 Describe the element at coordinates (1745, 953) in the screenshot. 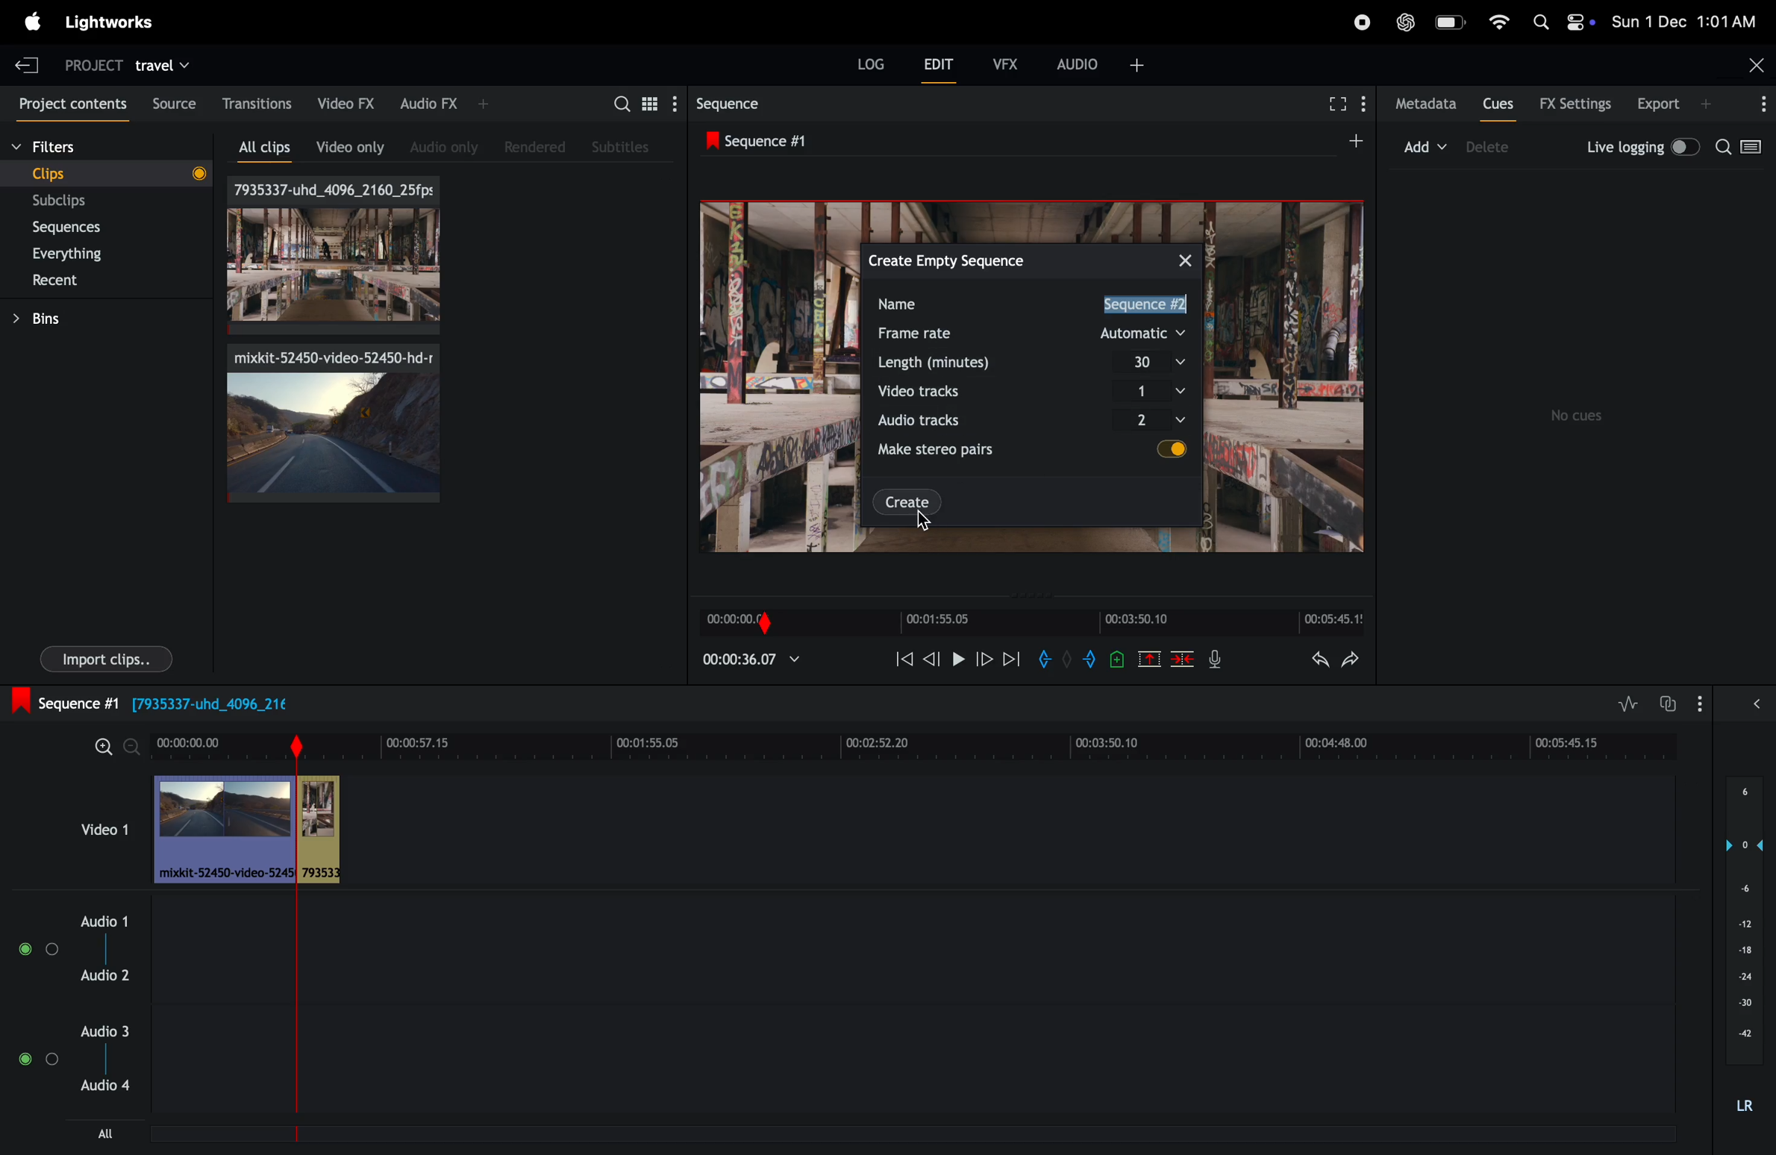

I see `audio pitch` at that location.